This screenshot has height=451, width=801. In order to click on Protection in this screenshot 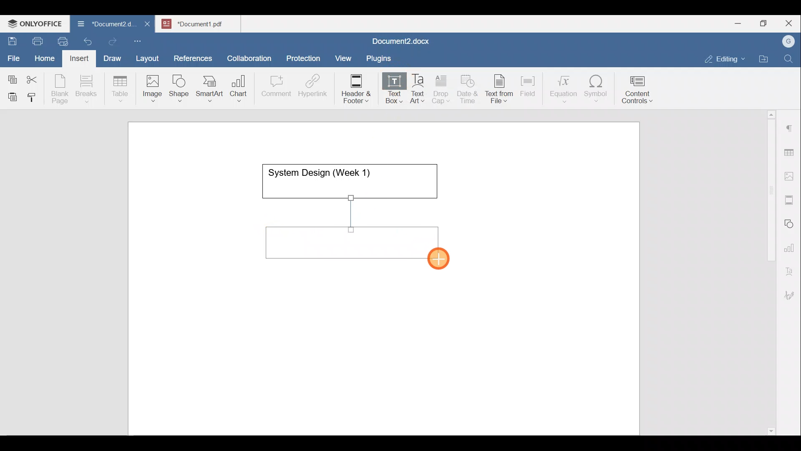, I will do `click(306, 57)`.